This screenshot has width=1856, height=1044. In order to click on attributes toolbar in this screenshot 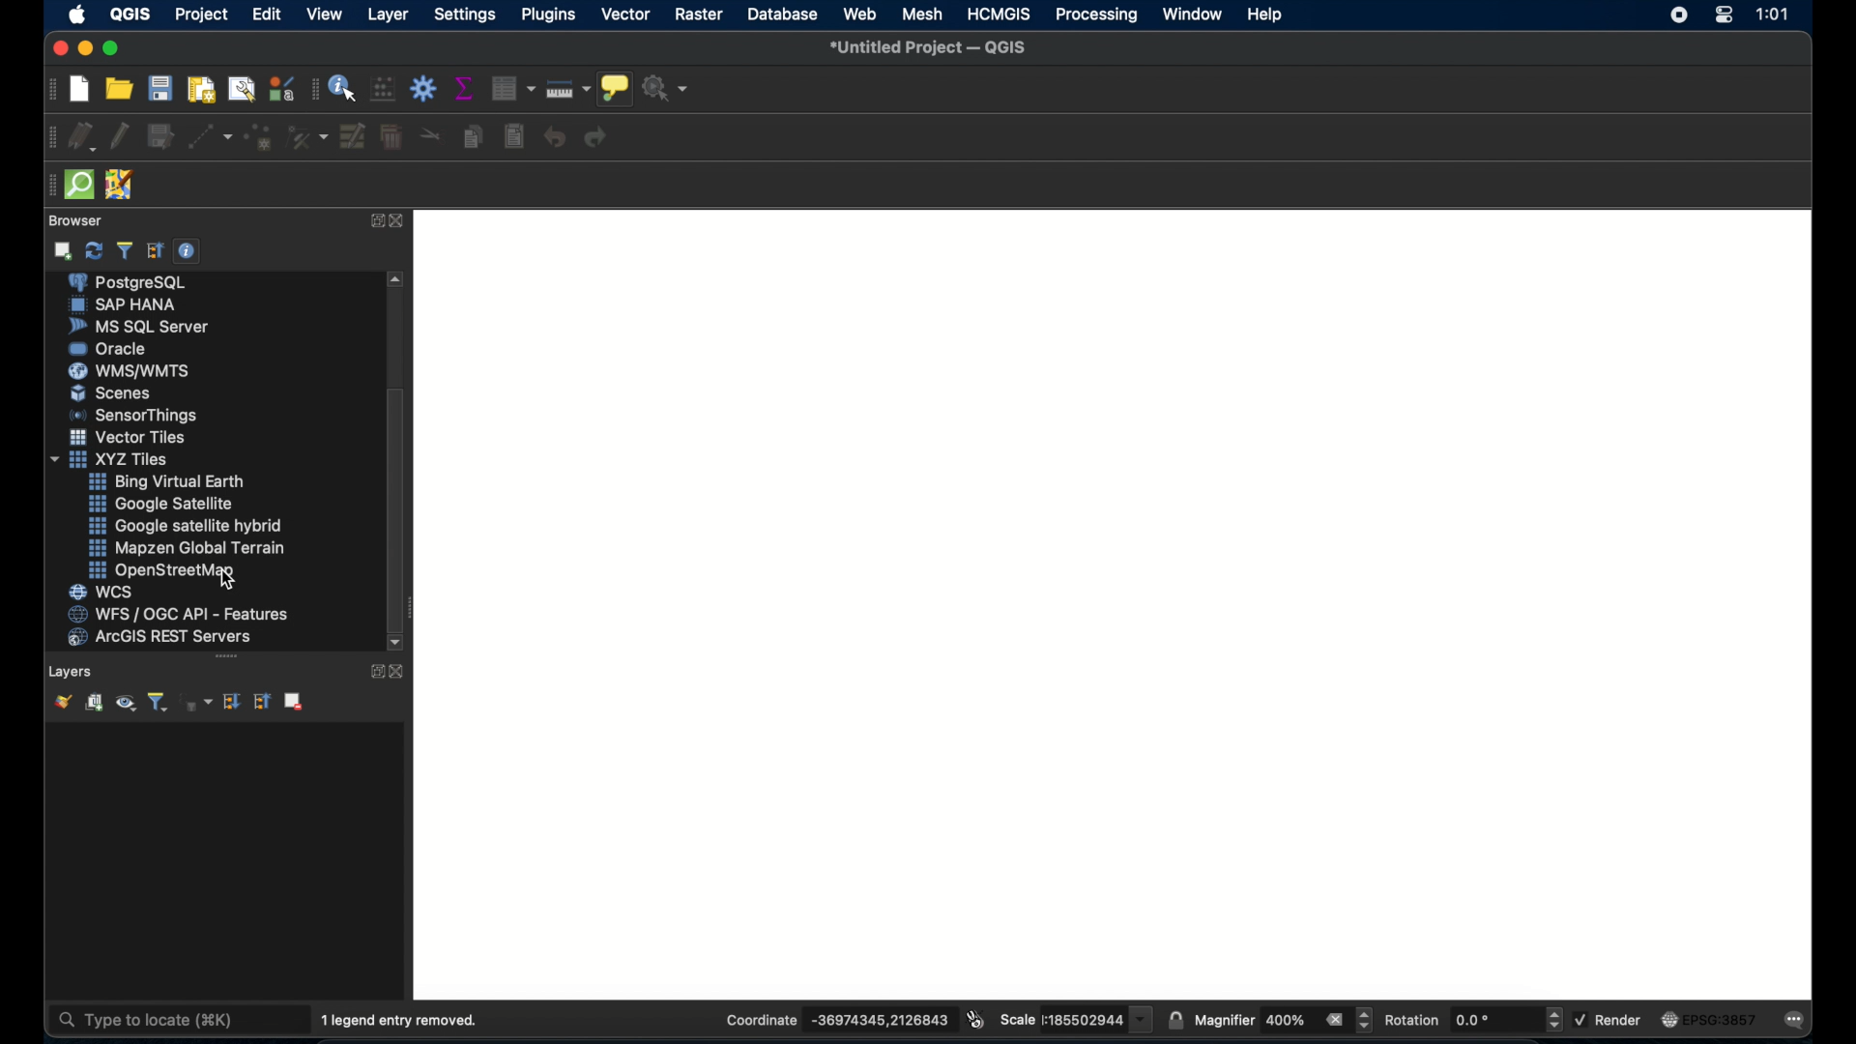, I will do `click(313, 88)`.